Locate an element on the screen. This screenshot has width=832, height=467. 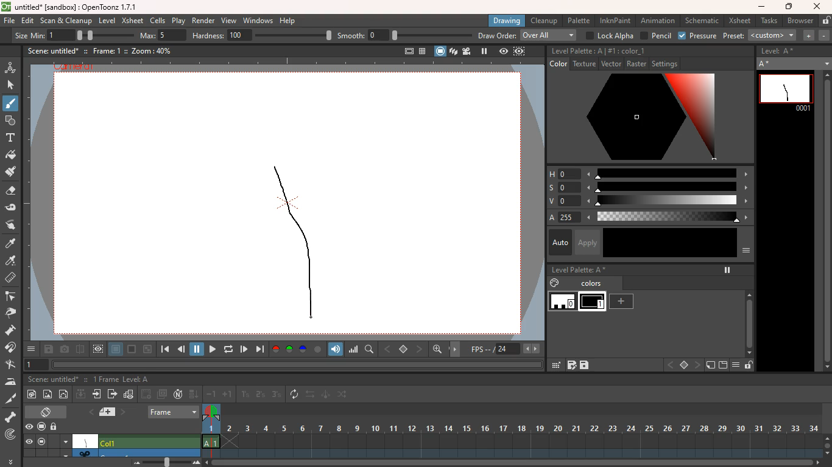
layers is located at coordinates (453, 52).